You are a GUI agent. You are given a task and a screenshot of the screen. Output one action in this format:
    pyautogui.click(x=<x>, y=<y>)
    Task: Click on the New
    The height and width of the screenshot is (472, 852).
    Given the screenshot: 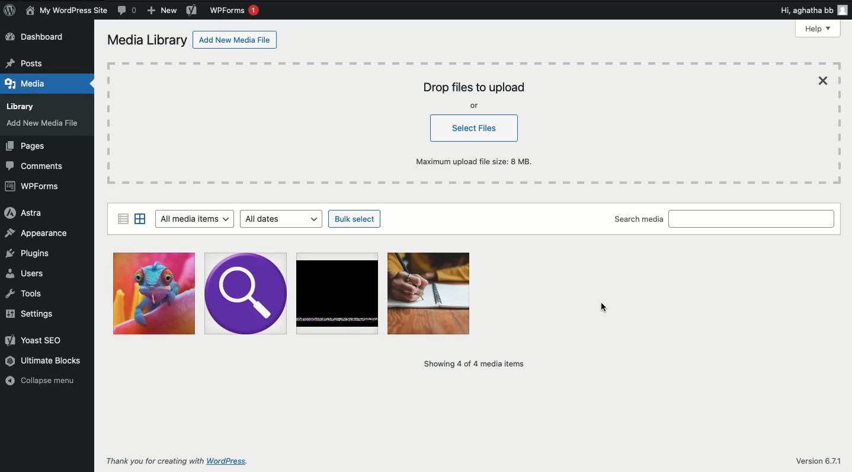 What is the action you would take?
    pyautogui.click(x=163, y=12)
    